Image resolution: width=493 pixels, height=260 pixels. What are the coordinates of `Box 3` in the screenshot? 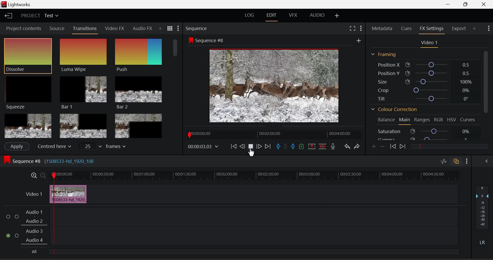 It's located at (139, 125).